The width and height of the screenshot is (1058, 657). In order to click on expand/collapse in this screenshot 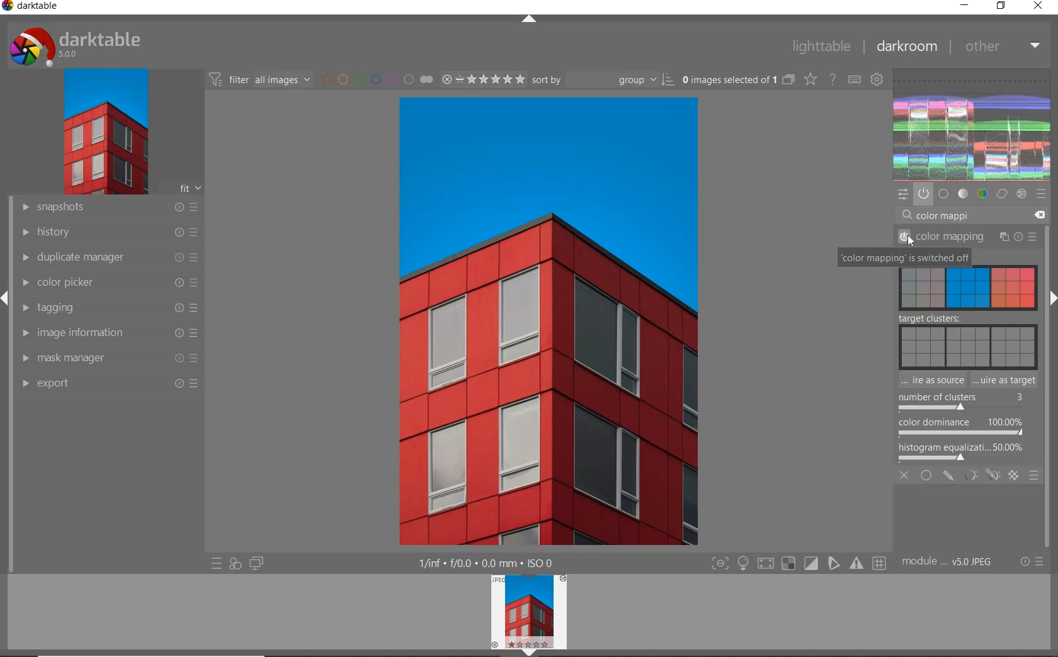, I will do `click(1052, 298)`.